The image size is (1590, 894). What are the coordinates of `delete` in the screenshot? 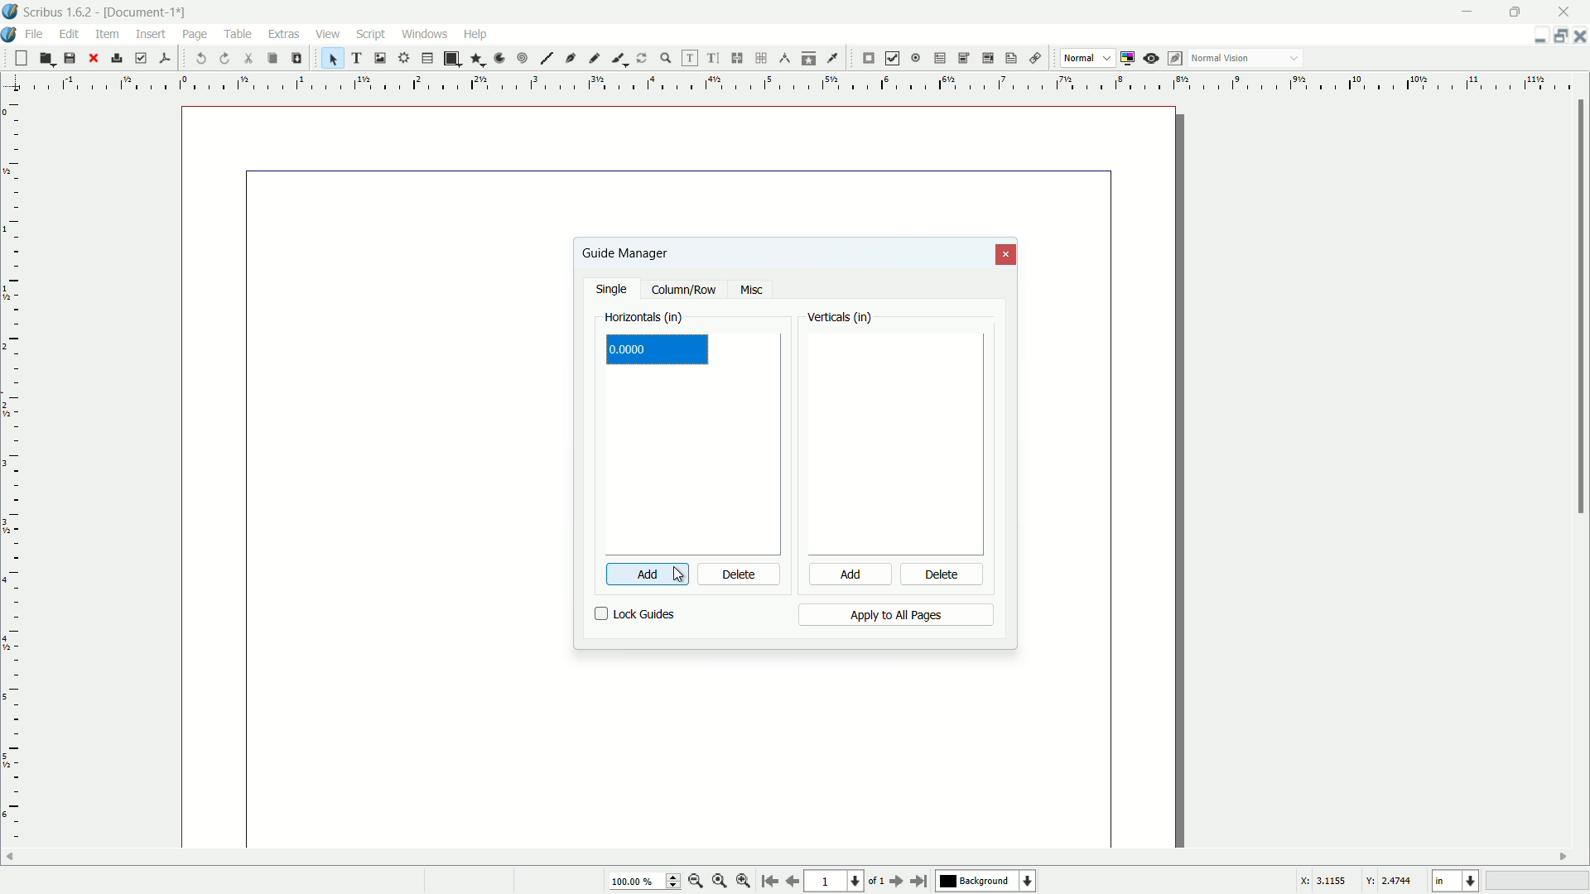 It's located at (943, 576).